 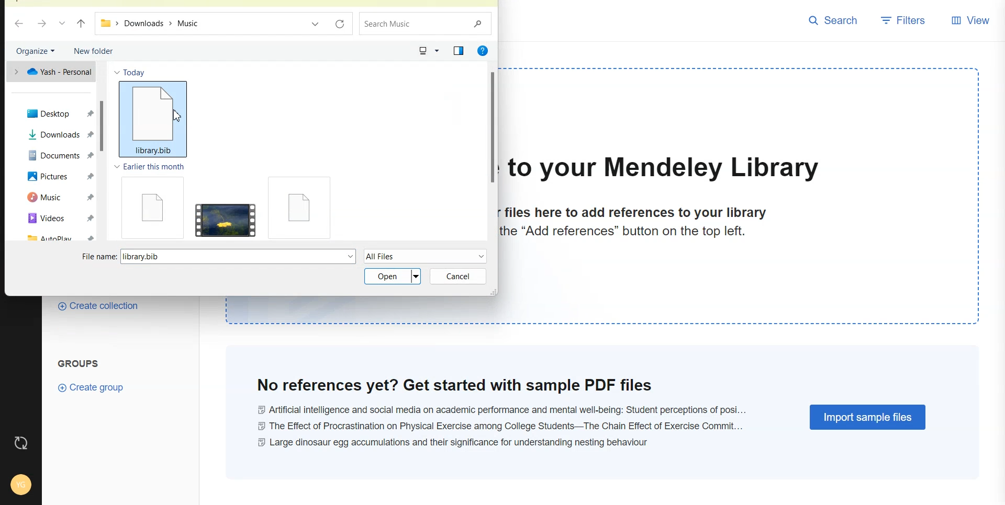 What do you see at coordinates (869, 417) in the screenshot?
I see `Import Sample Files` at bounding box center [869, 417].